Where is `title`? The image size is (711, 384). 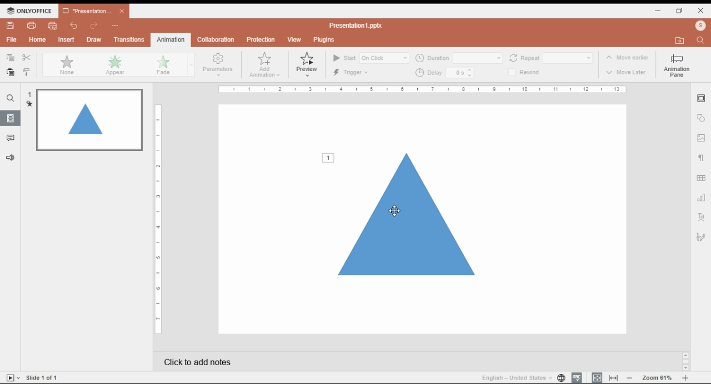 title is located at coordinates (356, 25).